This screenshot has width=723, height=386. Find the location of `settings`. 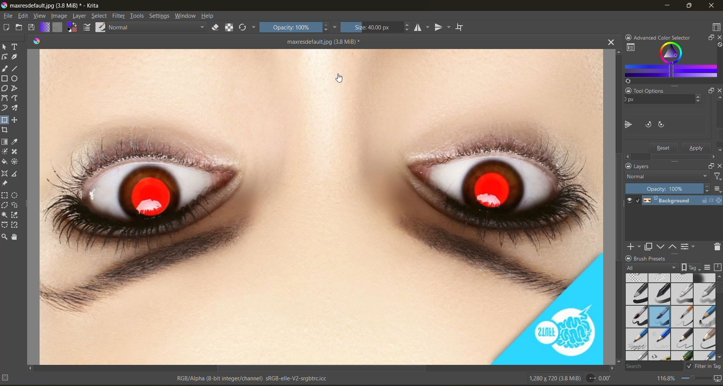

settings is located at coordinates (160, 16).